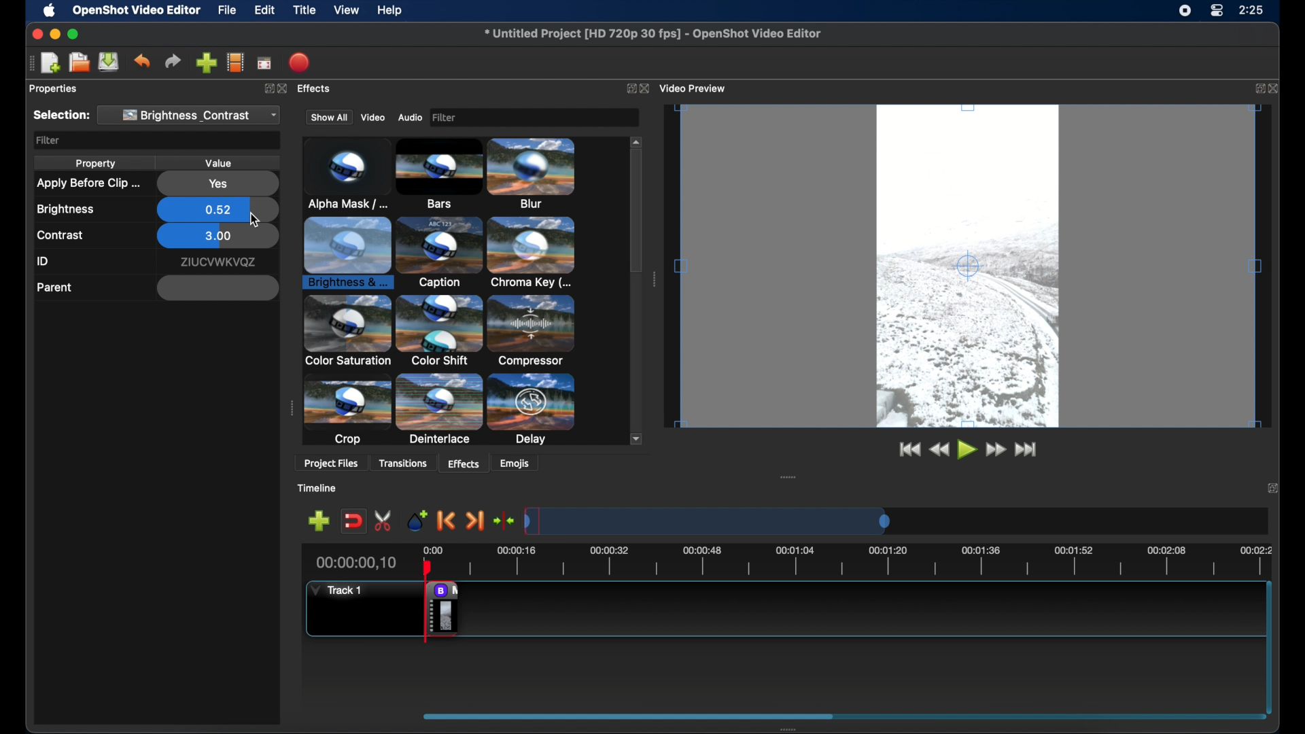 Image resolution: width=1305 pixels, height=734 pixels. I want to click on selection:, so click(60, 116).